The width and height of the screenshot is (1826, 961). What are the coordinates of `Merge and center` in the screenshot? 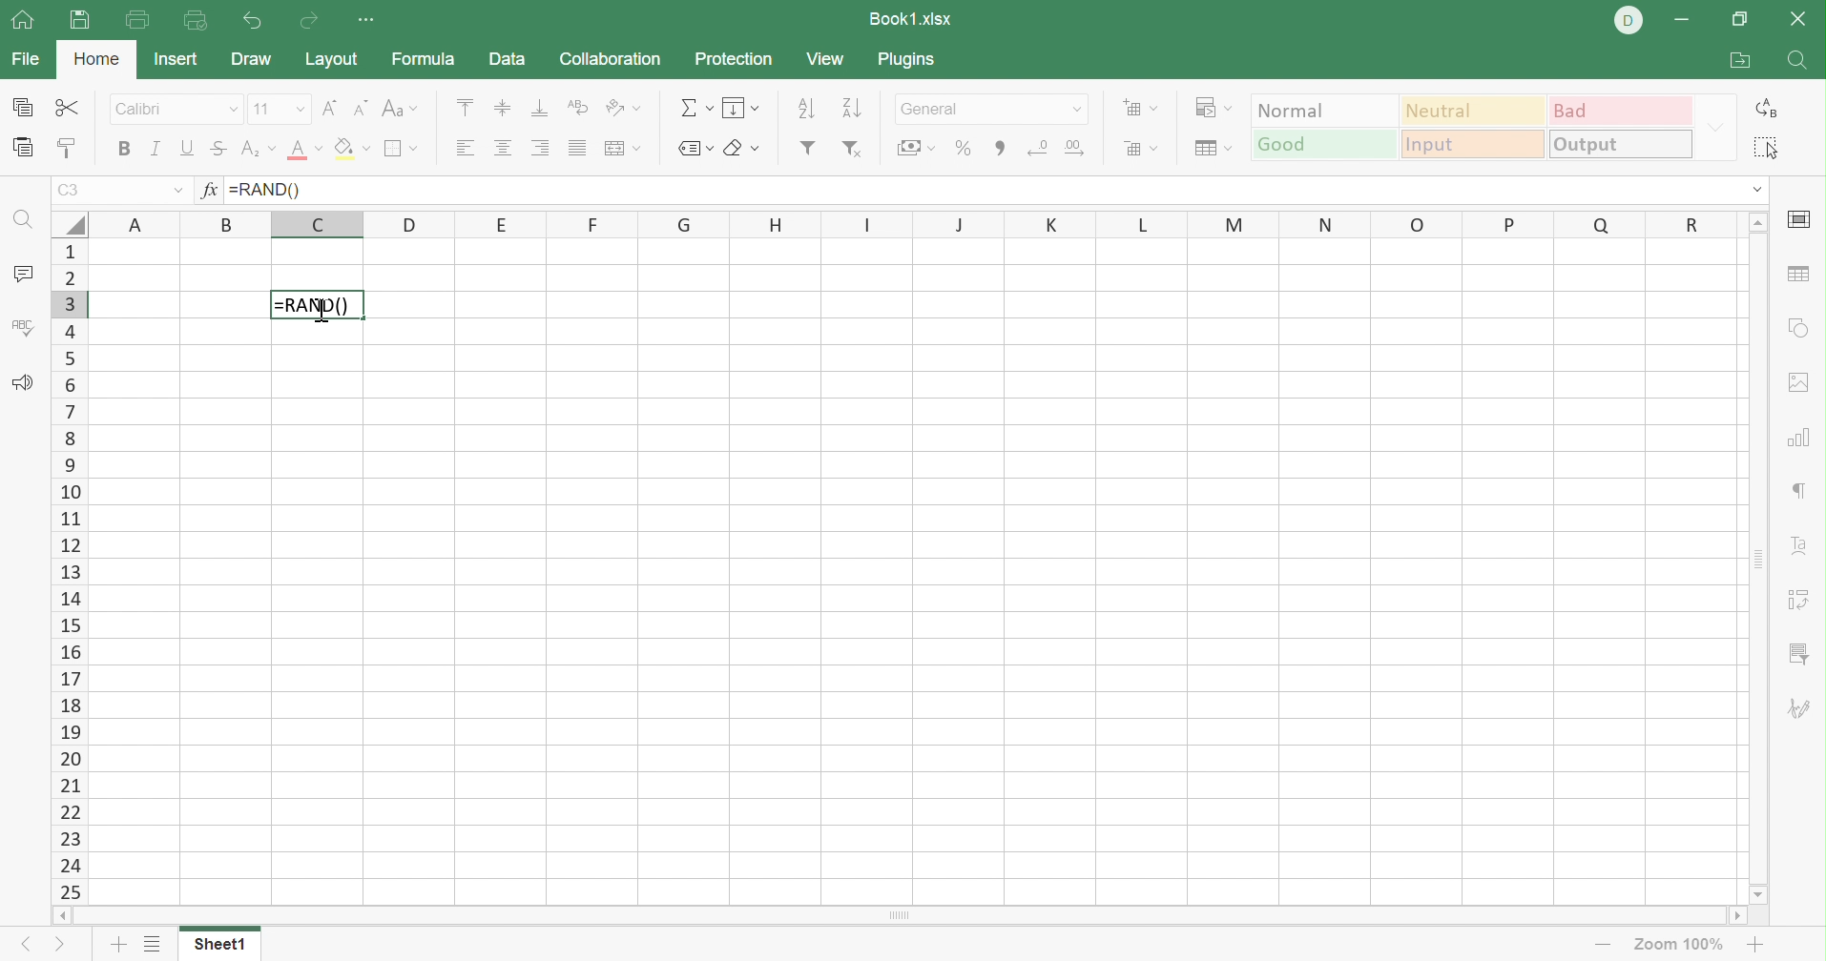 It's located at (624, 150).